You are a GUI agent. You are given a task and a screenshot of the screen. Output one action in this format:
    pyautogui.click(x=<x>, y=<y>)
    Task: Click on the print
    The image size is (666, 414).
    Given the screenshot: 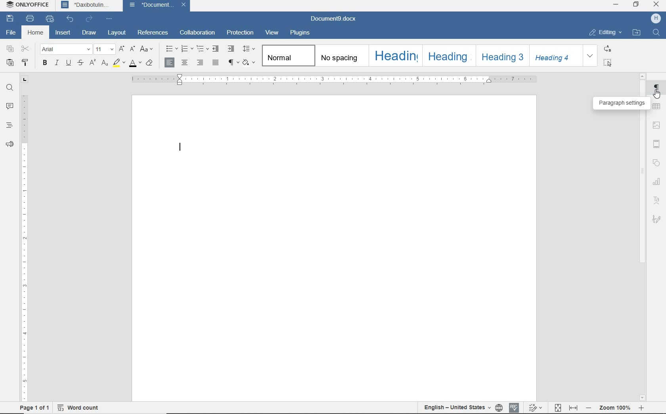 What is the action you would take?
    pyautogui.click(x=32, y=19)
    